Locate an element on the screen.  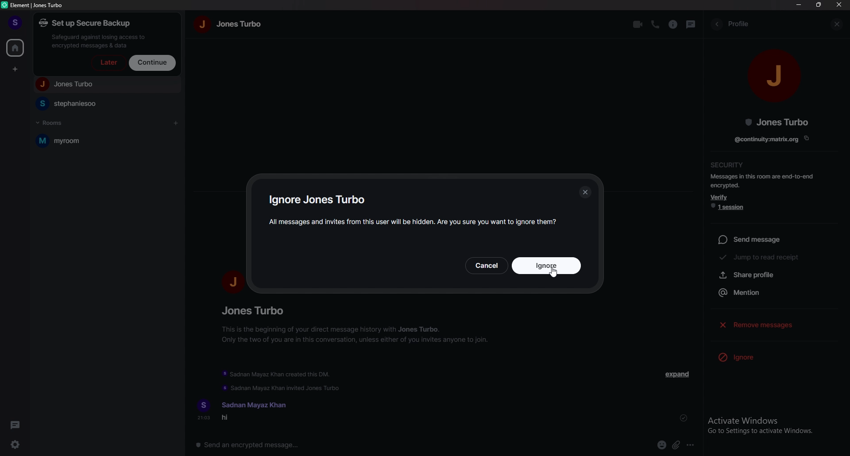
people is located at coordinates (105, 85).